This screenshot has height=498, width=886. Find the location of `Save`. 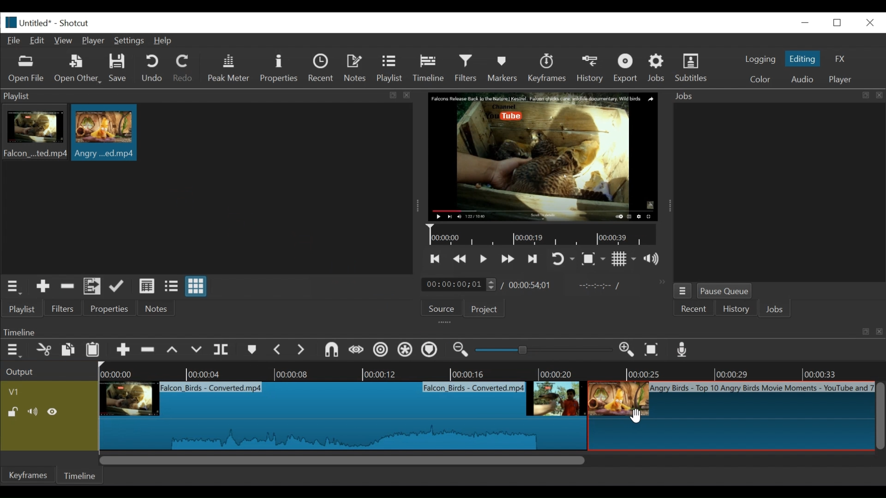

Save is located at coordinates (118, 69).